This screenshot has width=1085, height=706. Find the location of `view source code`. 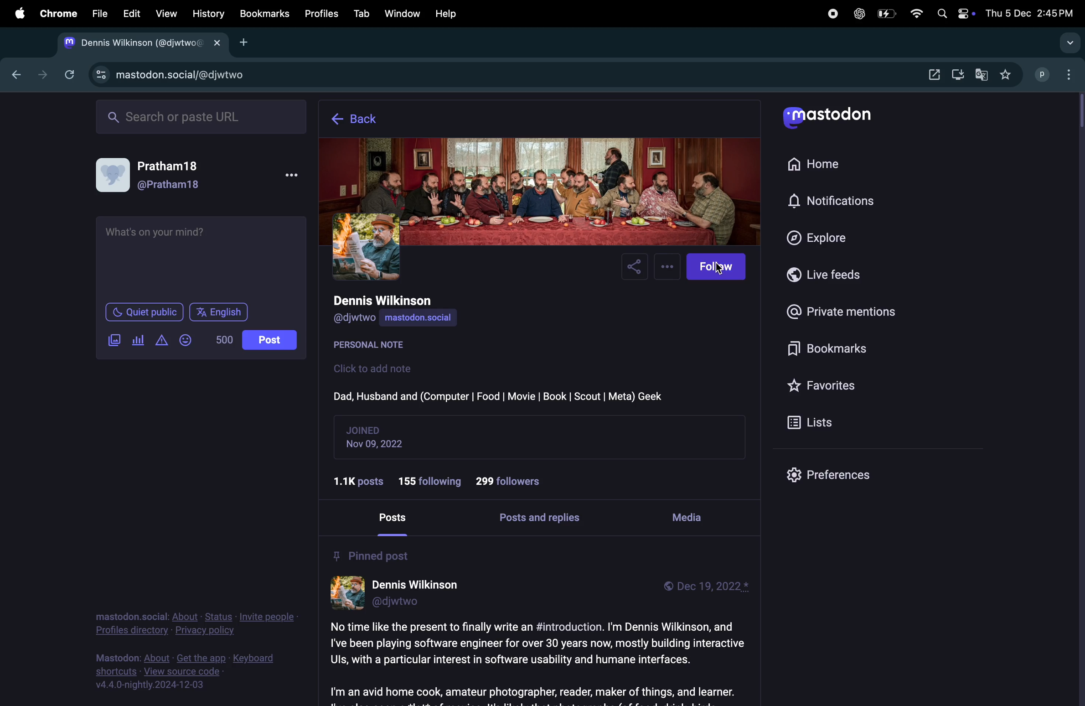

view source code is located at coordinates (176, 672).